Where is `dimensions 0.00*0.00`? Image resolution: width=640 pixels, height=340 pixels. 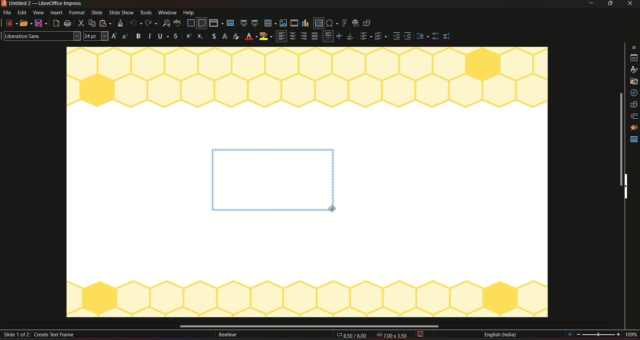 dimensions 0.00*0.00 is located at coordinates (393, 336).